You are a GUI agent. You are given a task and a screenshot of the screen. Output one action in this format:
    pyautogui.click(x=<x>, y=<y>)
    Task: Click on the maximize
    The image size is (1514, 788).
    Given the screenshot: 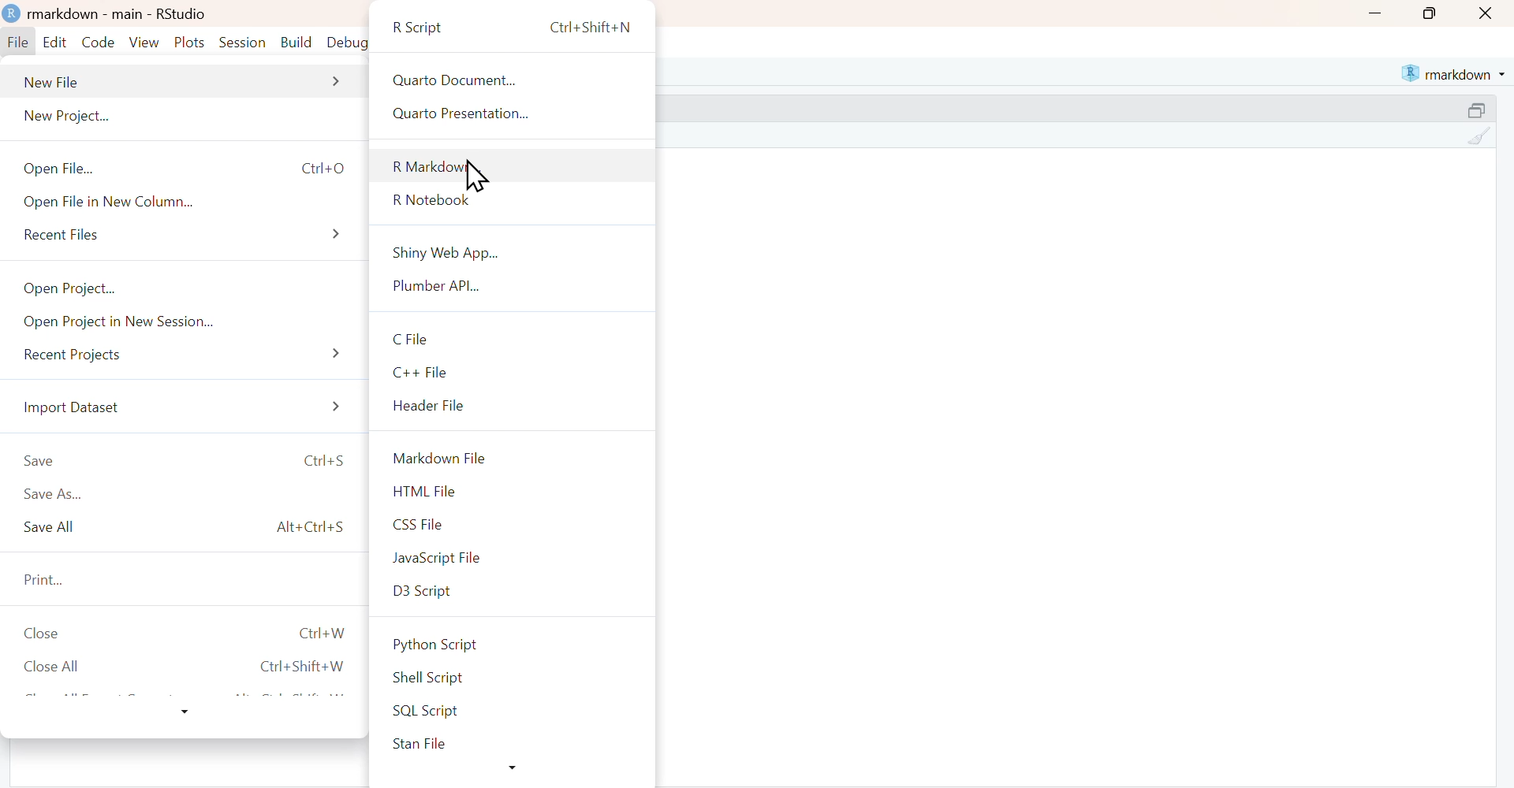 What is the action you would take?
    pyautogui.click(x=1478, y=109)
    